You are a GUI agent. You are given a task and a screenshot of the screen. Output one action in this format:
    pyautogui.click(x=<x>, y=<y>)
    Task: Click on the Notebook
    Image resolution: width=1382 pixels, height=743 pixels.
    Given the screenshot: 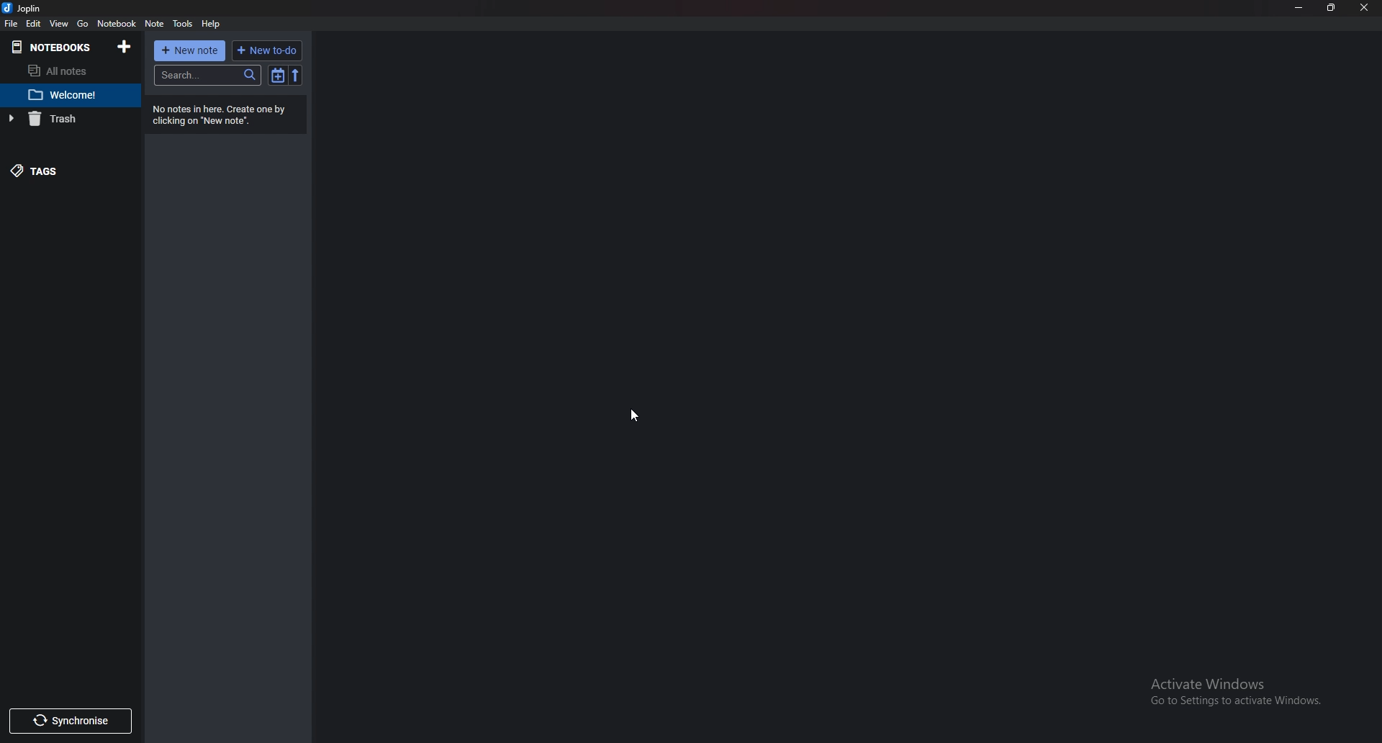 What is the action you would take?
    pyautogui.click(x=54, y=47)
    